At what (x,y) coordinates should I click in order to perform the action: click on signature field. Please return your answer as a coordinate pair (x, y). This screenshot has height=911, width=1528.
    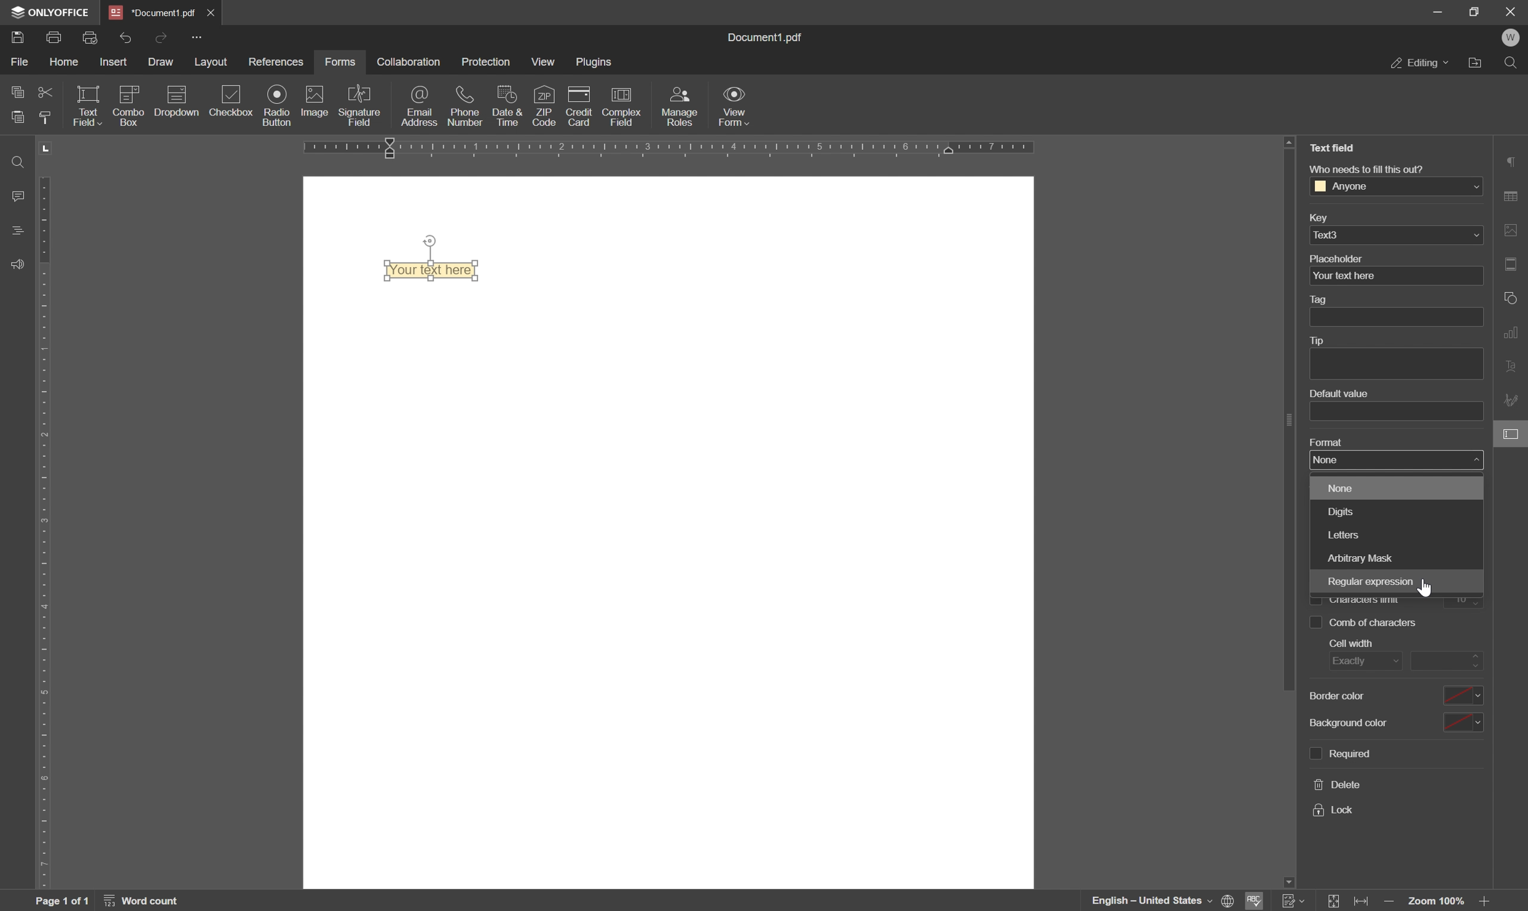
    Looking at the image, I should click on (361, 106).